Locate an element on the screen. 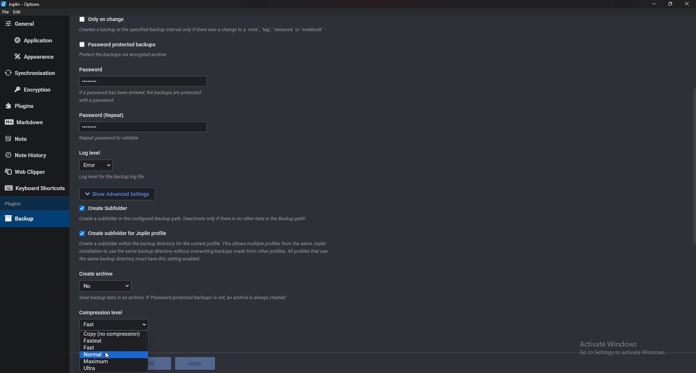 This screenshot has height=373, width=696. create archive is located at coordinates (97, 274).